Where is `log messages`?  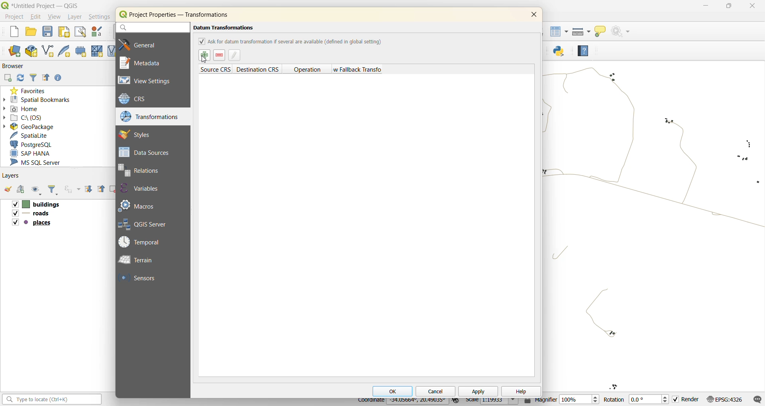 log messages is located at coordinates (756, 399).